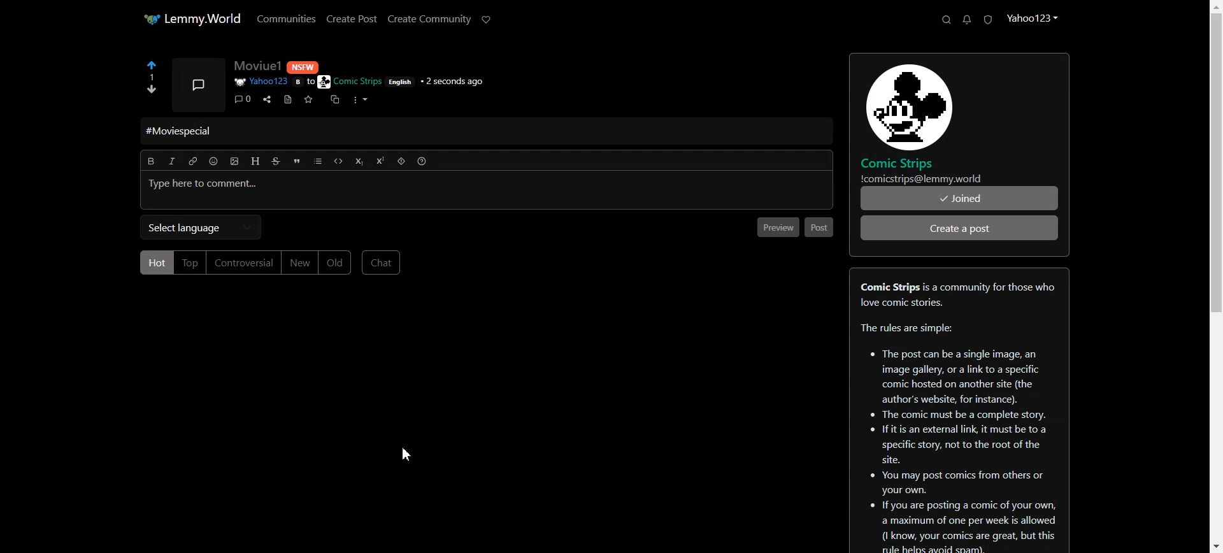  I want to click on Create Post, so click(351, 18).